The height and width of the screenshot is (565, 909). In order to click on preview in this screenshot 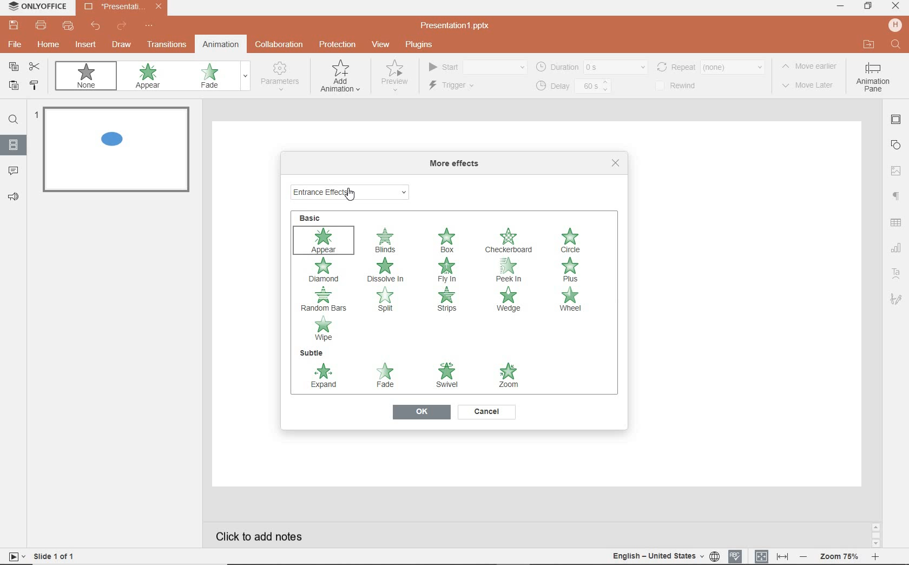, I will do `click(393, 78)`.